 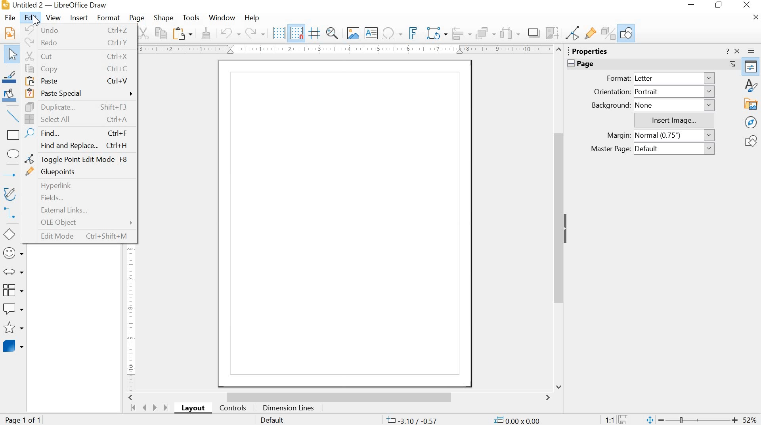 I want to click on Hide, so click(x=565, y=228).